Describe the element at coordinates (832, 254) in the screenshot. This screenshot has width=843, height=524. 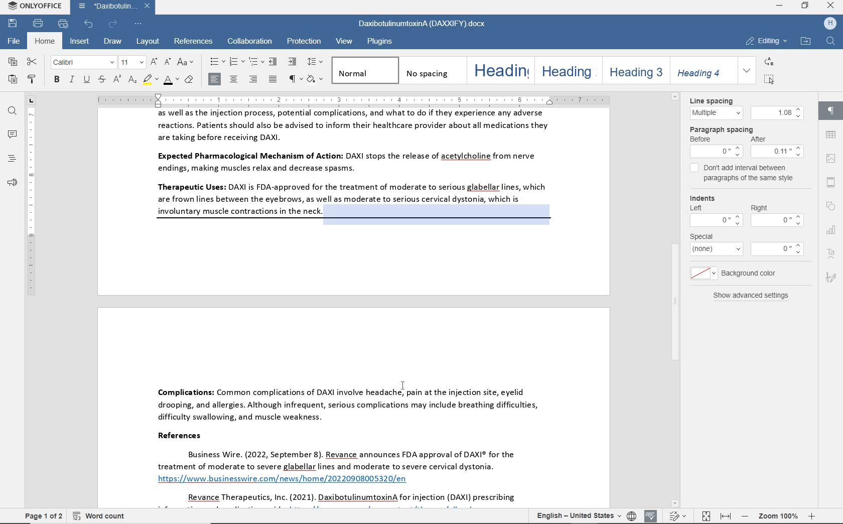
I see `text art` at that location.